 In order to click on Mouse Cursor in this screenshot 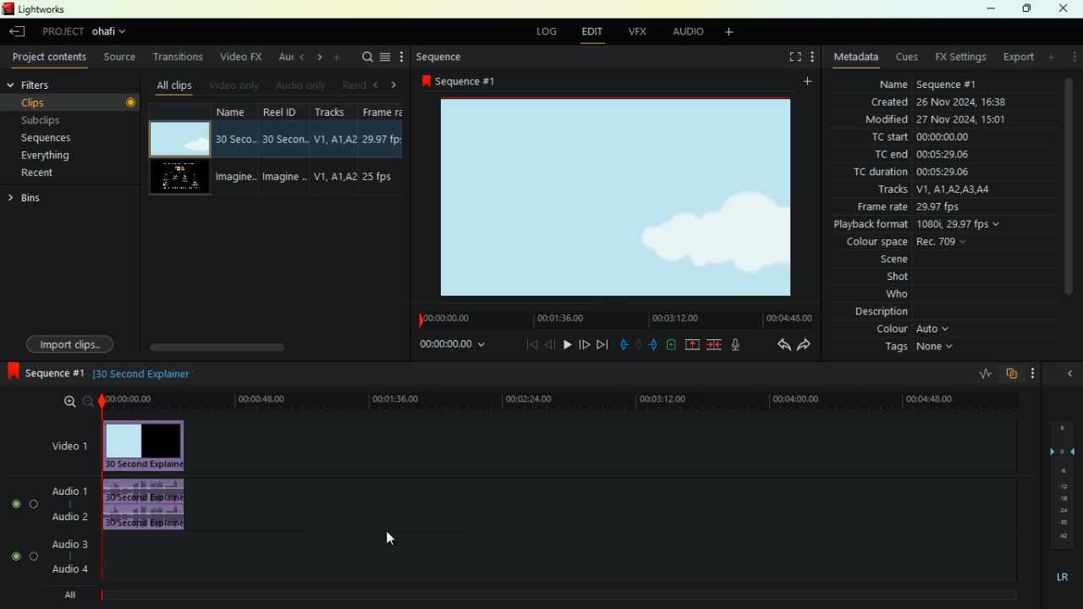, I will do `click(391, 540)`.